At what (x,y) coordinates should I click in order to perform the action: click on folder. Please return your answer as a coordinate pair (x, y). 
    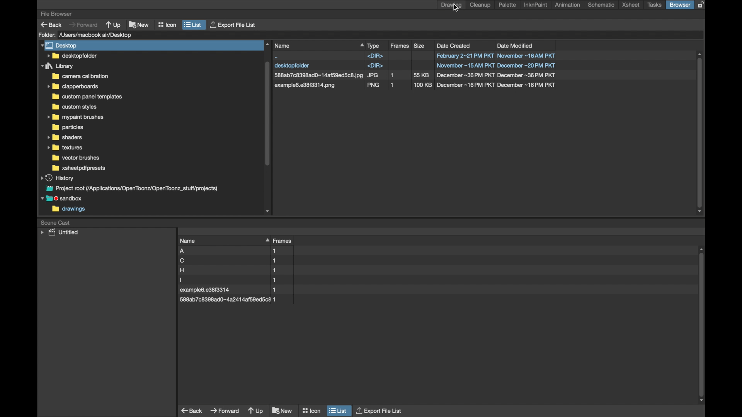
    Looking at the image, I should click on (80, 76).